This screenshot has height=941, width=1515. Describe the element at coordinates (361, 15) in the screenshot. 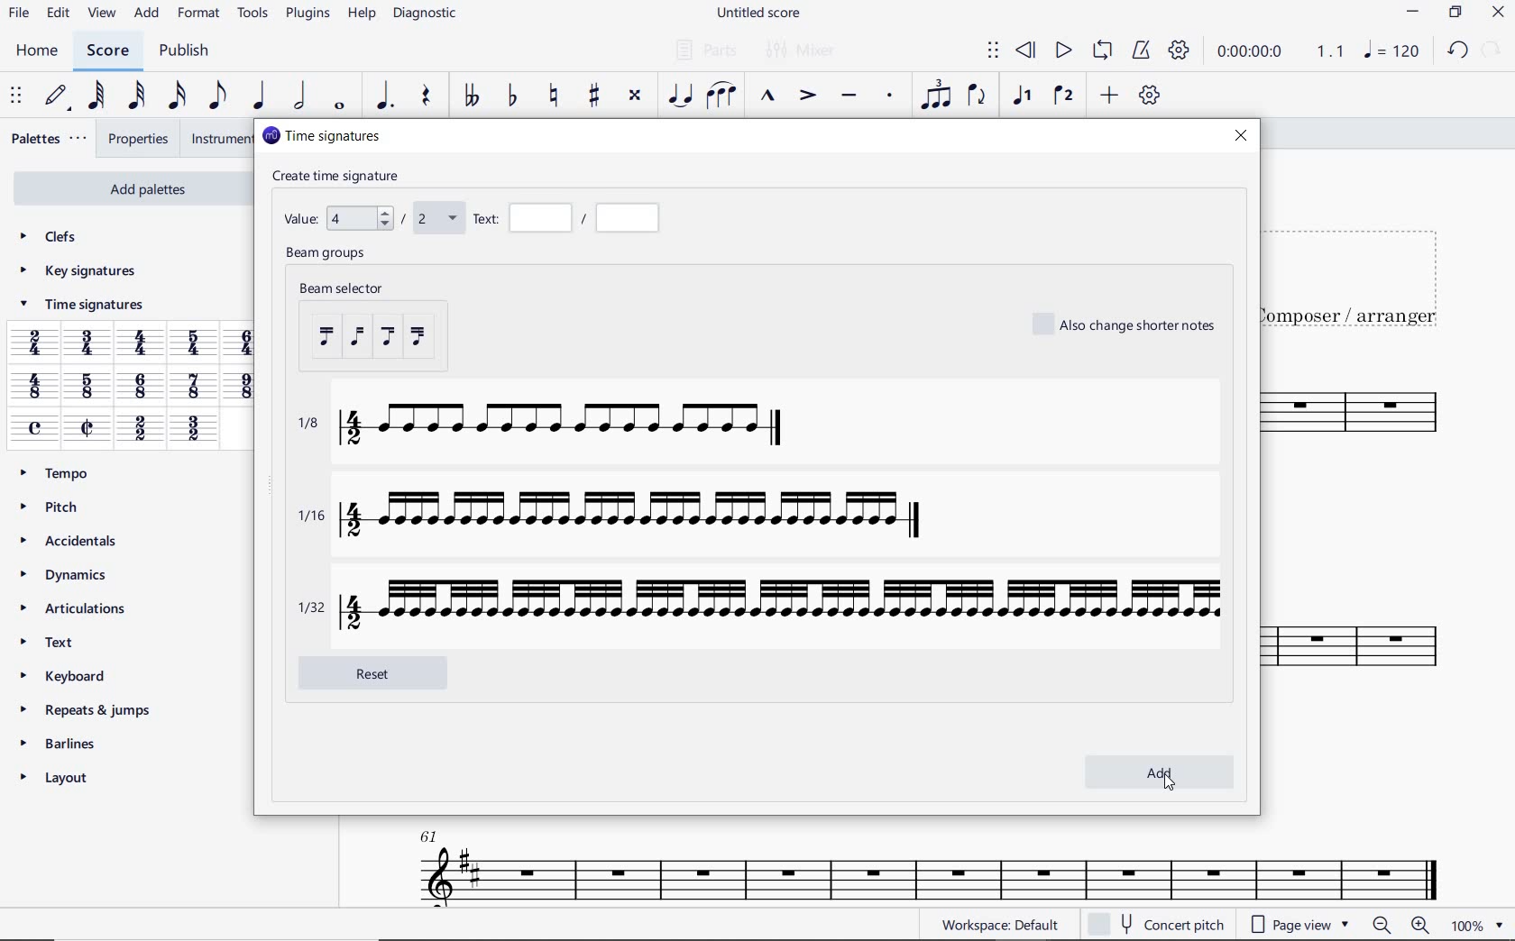

I see `HELP` at that location.